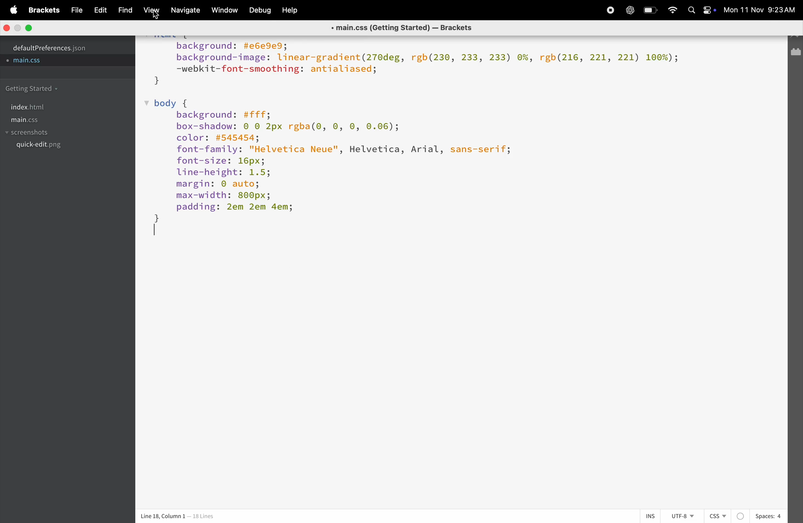 This screenshot has height=523, width=803. What do you see at coordinates (682, 516) in the screenshot?
I see `utf` at bounding box center [682, 516].